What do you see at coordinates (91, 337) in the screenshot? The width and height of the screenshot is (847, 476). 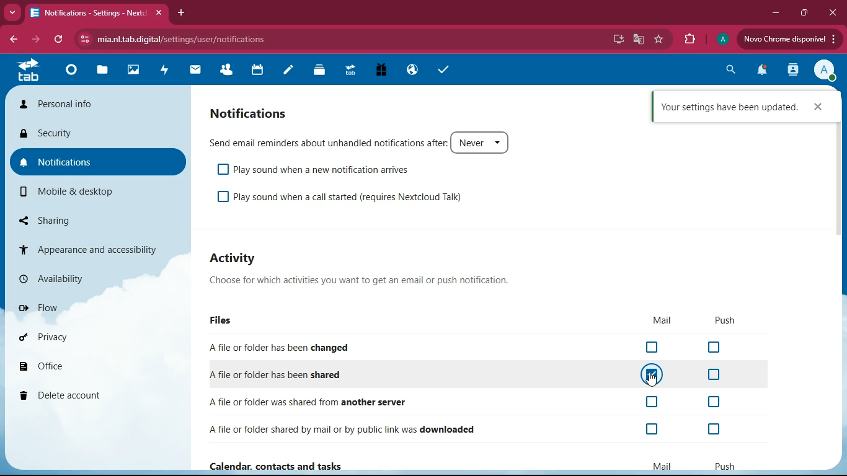 I see `privacy` at bounding box center [91, 337].